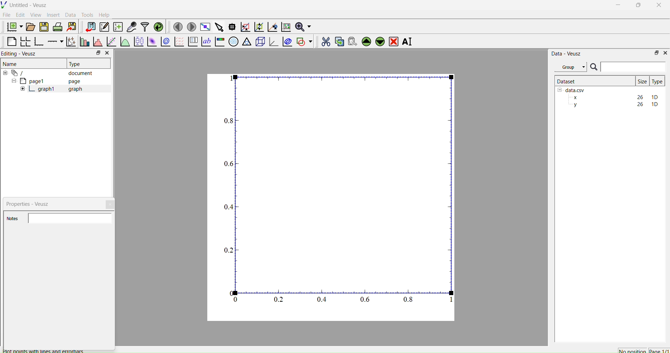 The width and height of the screenshot is (670, 353). I want to click on Open, so click(29, 27).